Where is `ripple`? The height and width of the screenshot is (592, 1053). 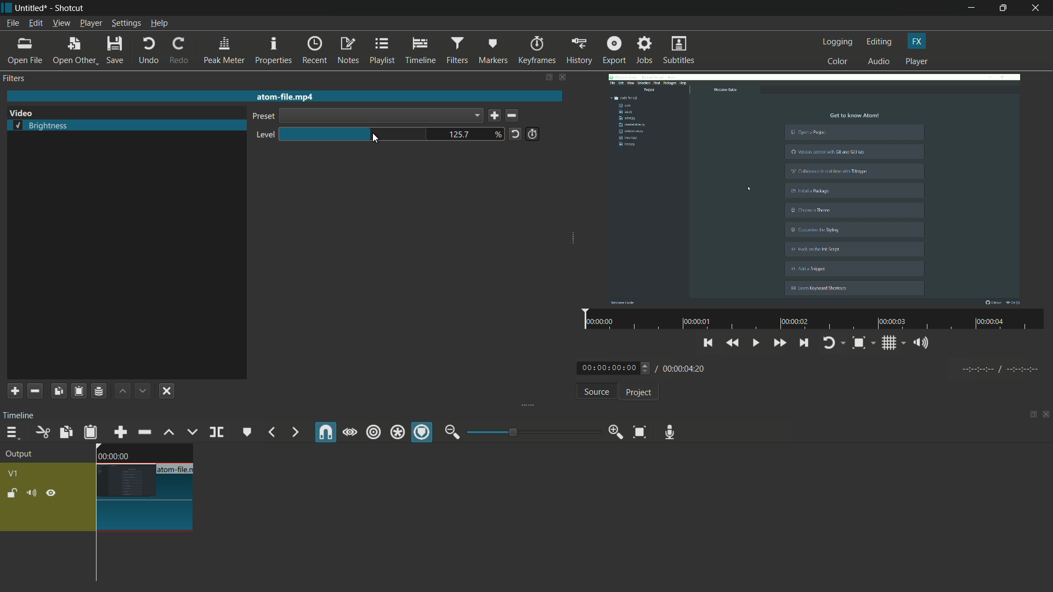
ripple is located at coordinates (373, 432).